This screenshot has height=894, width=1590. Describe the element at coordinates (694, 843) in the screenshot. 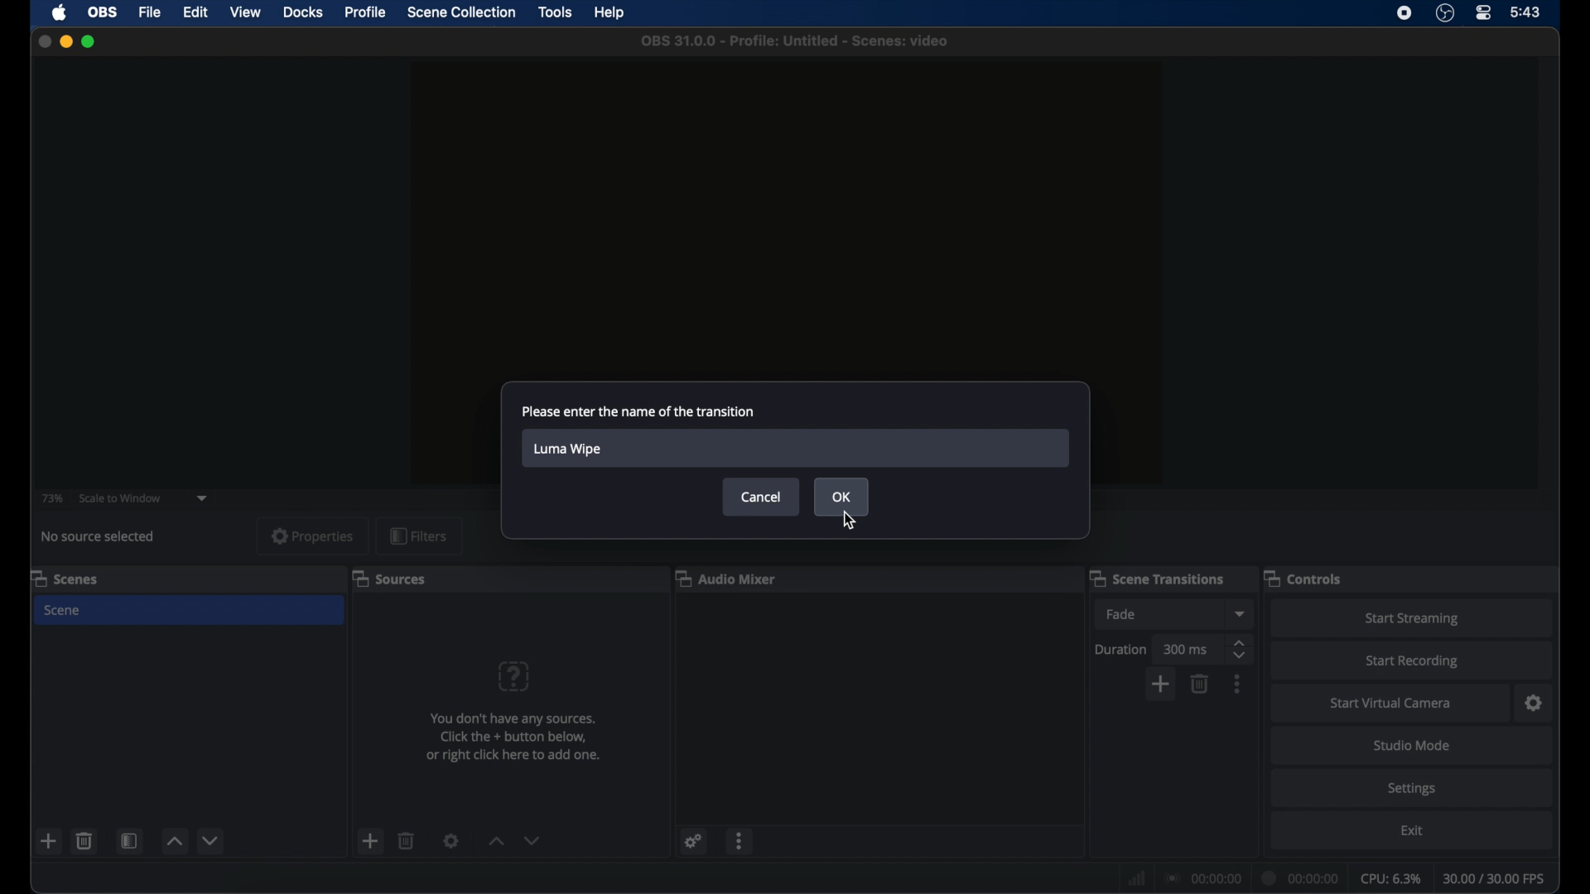

I see `settings` at that location.